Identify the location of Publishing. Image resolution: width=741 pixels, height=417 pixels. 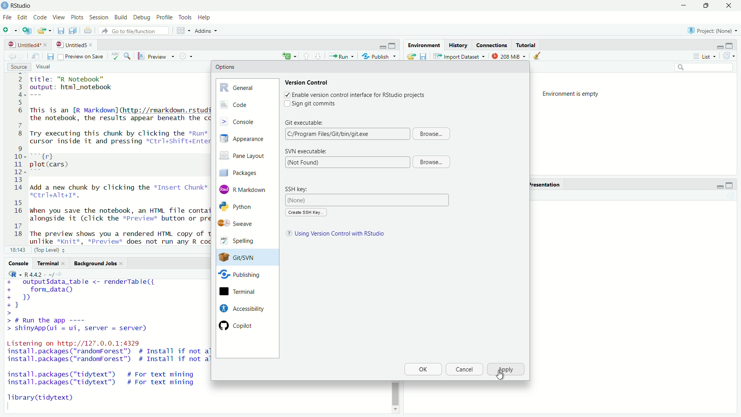
(240, 276).